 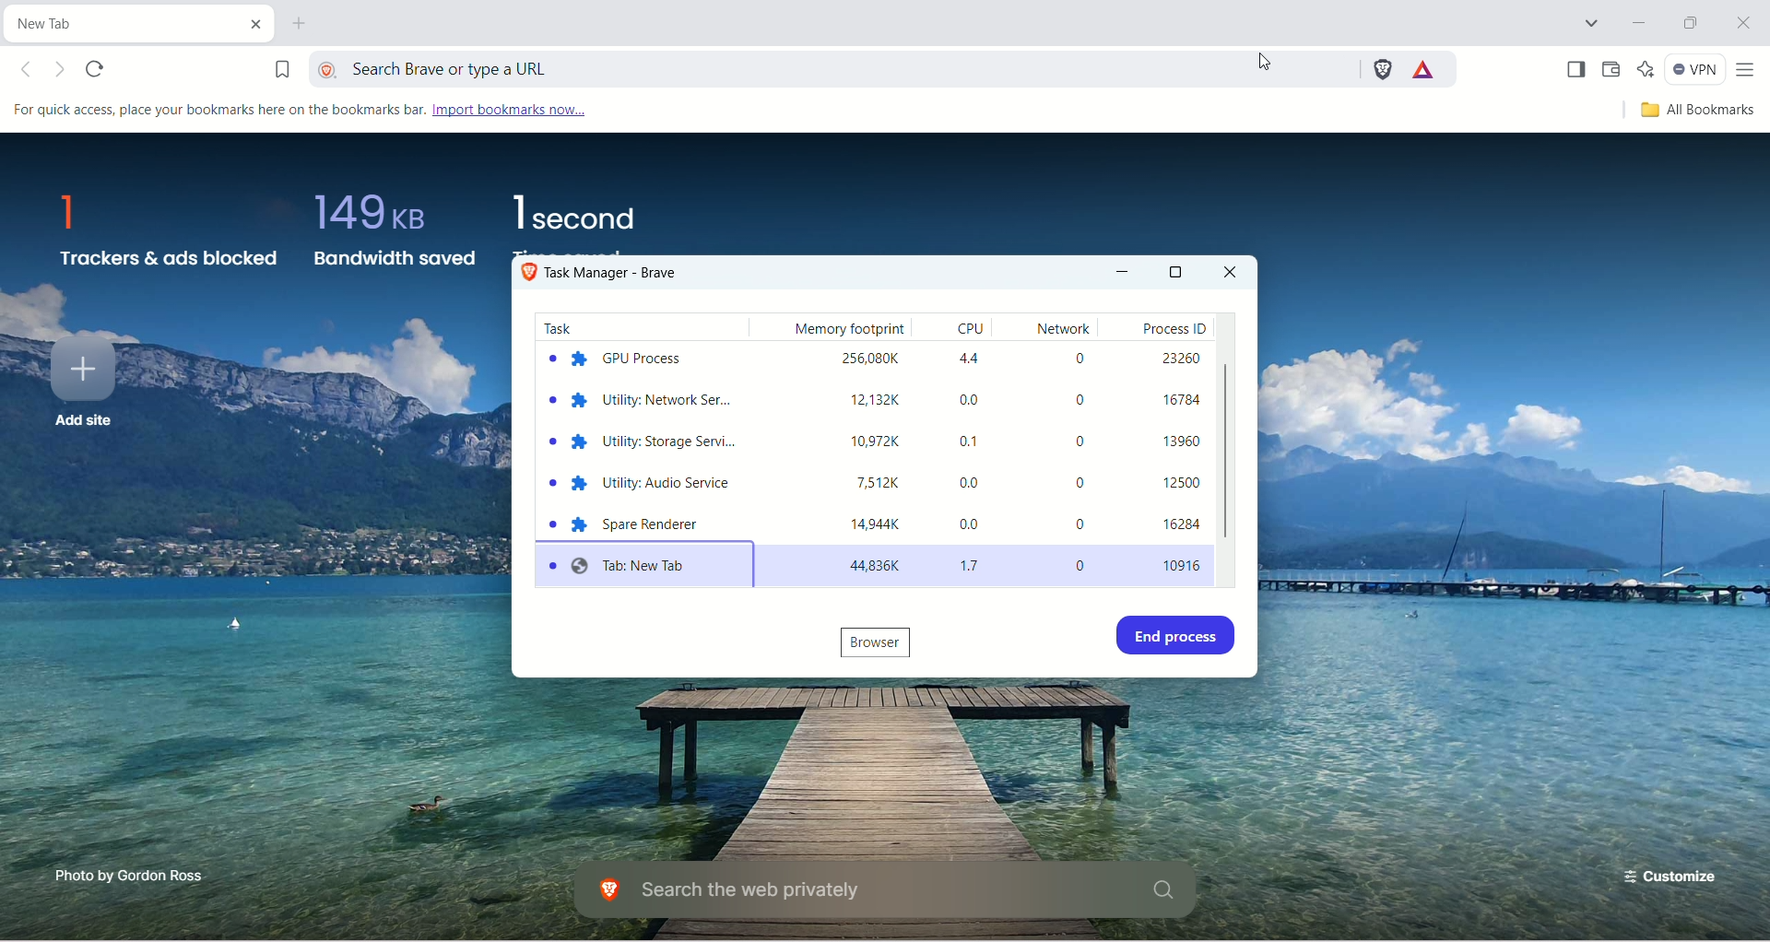 What do you see at coordinates (883, 643) in the screenshot?
I see `browser` at bounding box center [883, 643].